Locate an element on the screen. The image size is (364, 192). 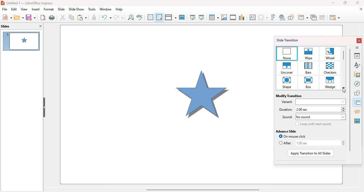
new is located at coordinates (7, 17).